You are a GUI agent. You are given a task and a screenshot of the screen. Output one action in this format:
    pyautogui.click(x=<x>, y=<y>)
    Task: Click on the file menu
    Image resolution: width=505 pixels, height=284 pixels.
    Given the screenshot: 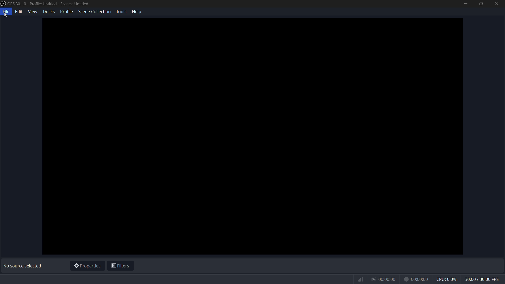 What is the action you would take?
    pyautogui.click(x=6, y=12)
    